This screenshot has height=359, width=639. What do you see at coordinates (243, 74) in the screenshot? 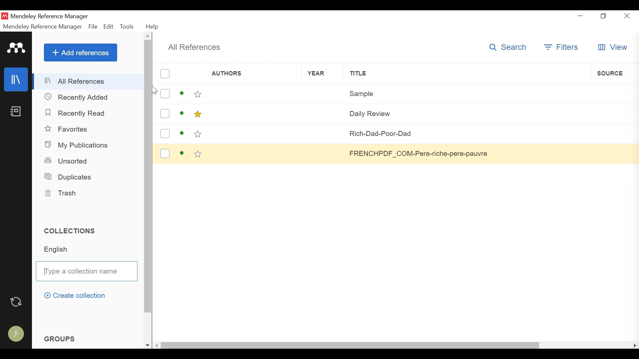
I see `Authors` at bounding box center [243, 74].